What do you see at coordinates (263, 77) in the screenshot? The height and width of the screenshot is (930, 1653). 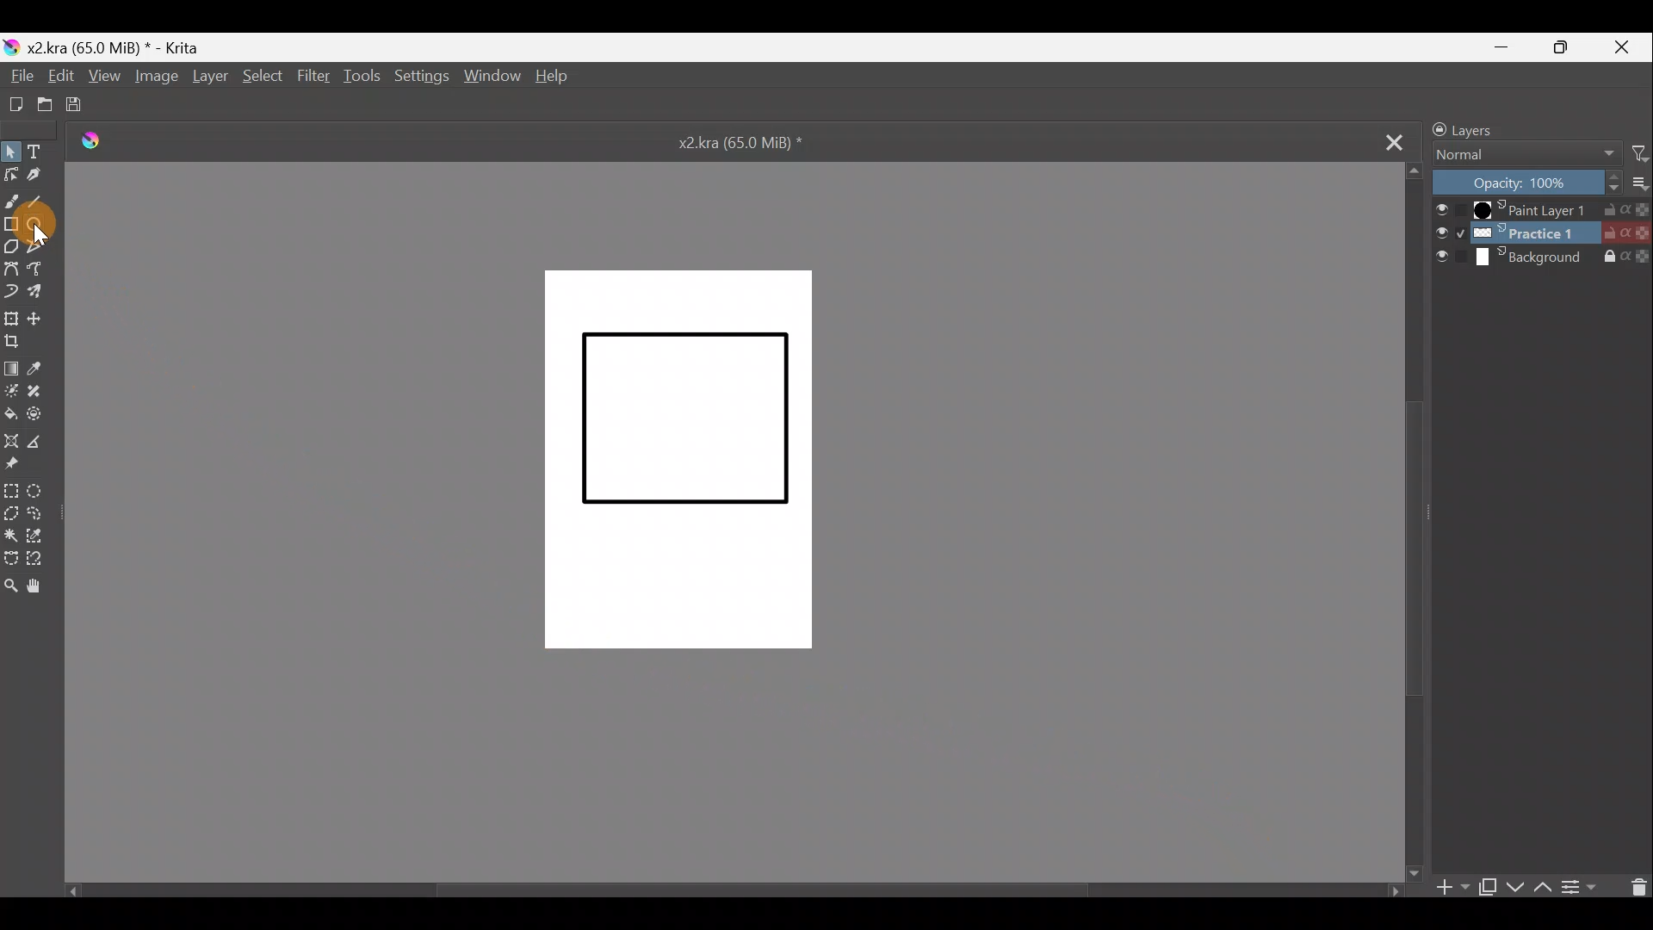 I see `Select` at bounding box center [263, 77].